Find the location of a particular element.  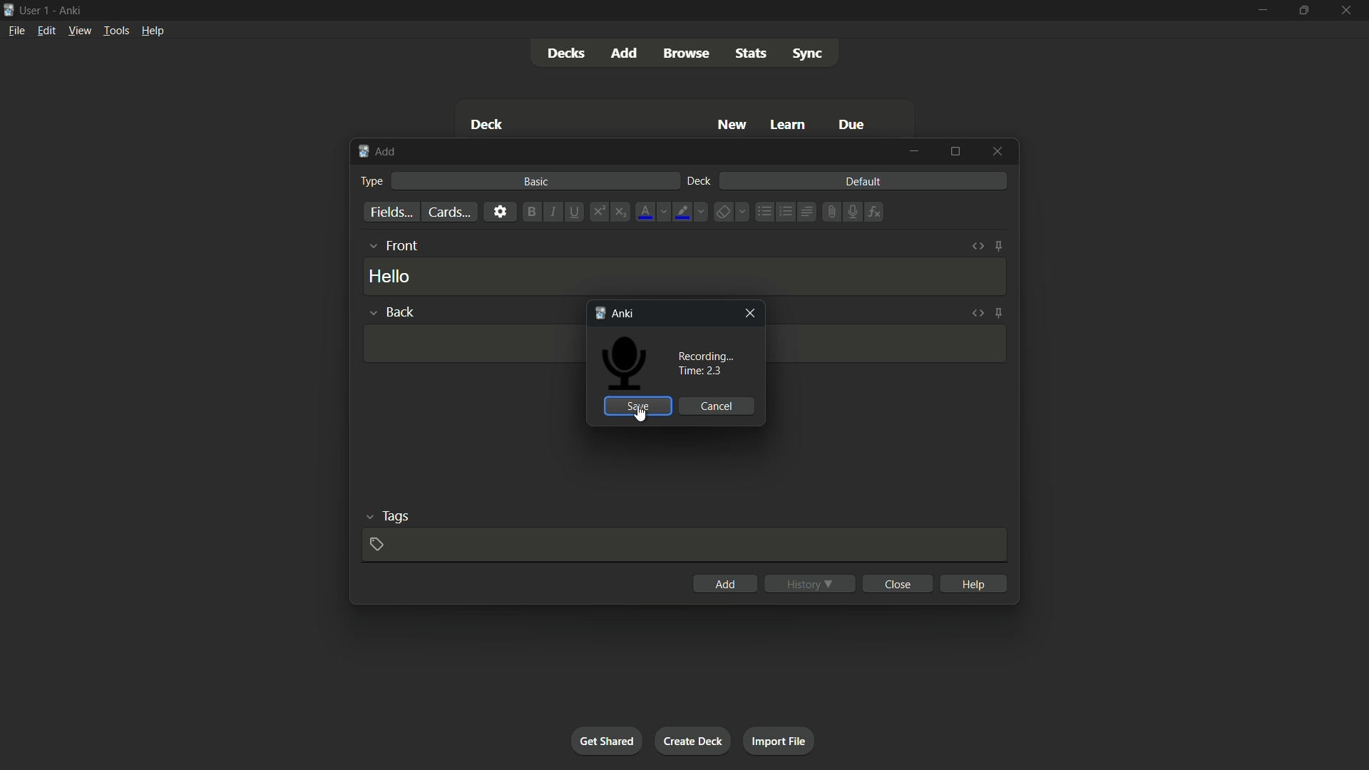

underline is located at coordinates (574, 211).